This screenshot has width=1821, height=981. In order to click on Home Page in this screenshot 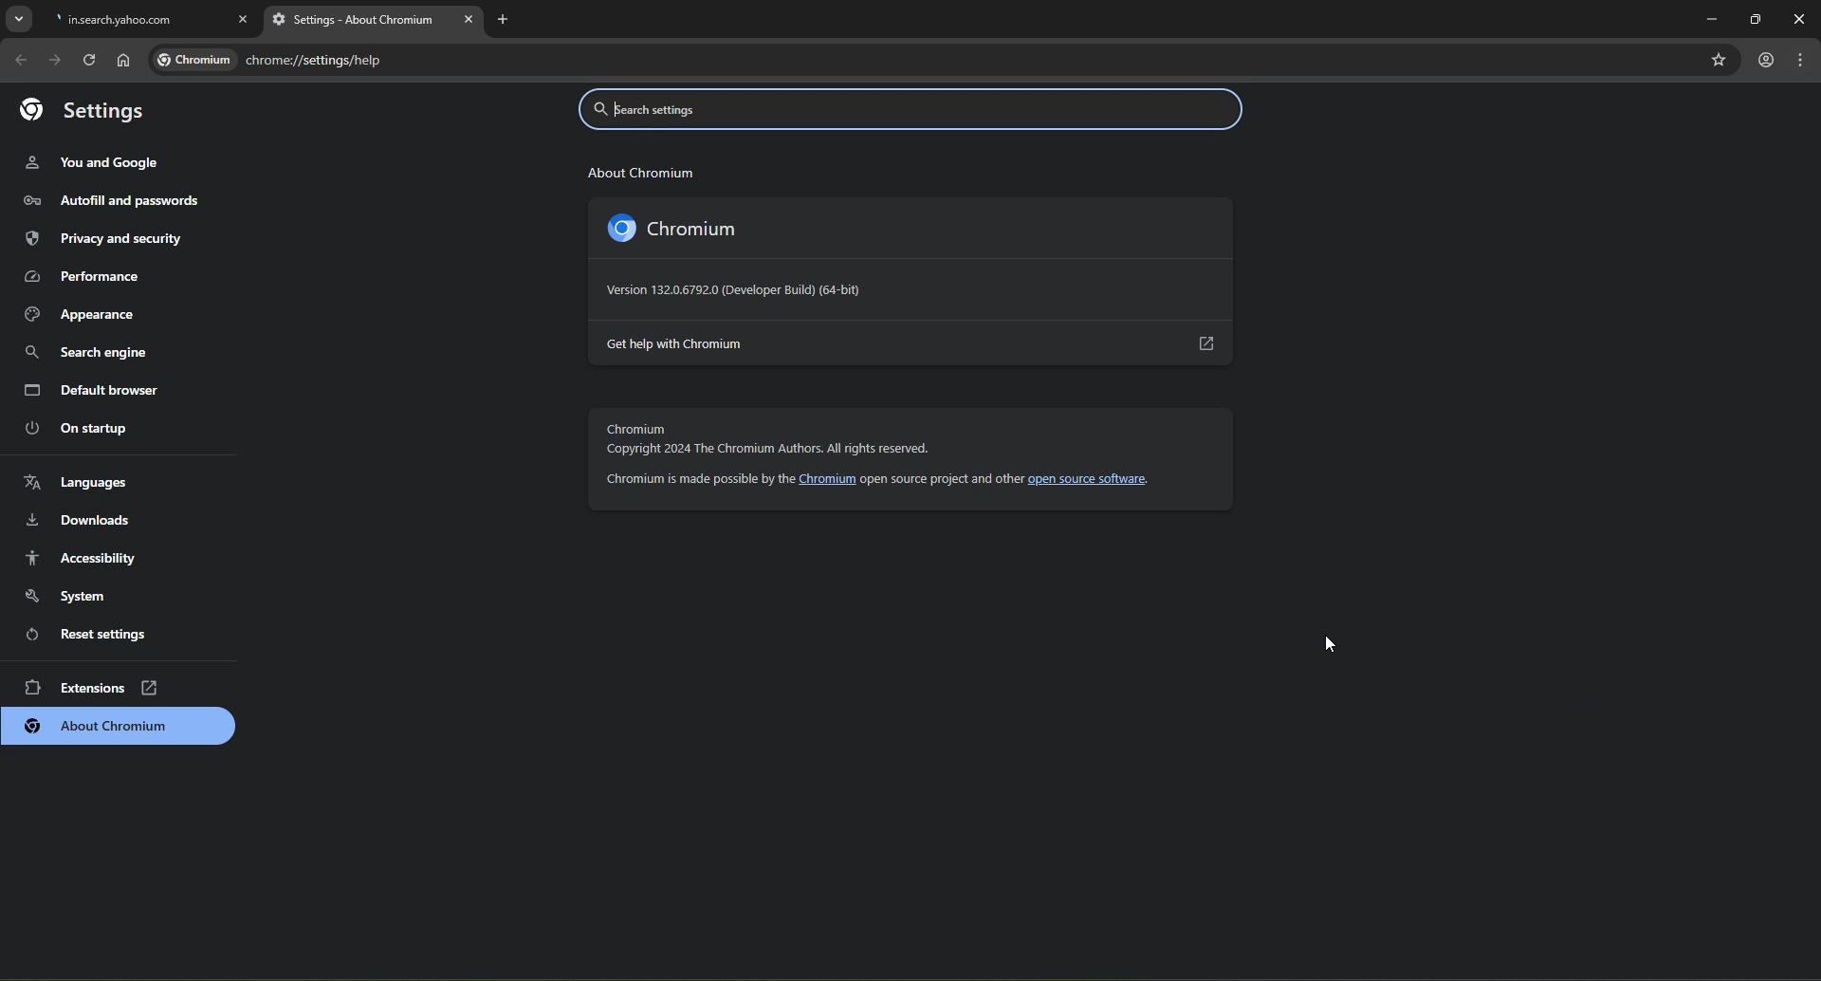, I will do `click(123, 61)`.